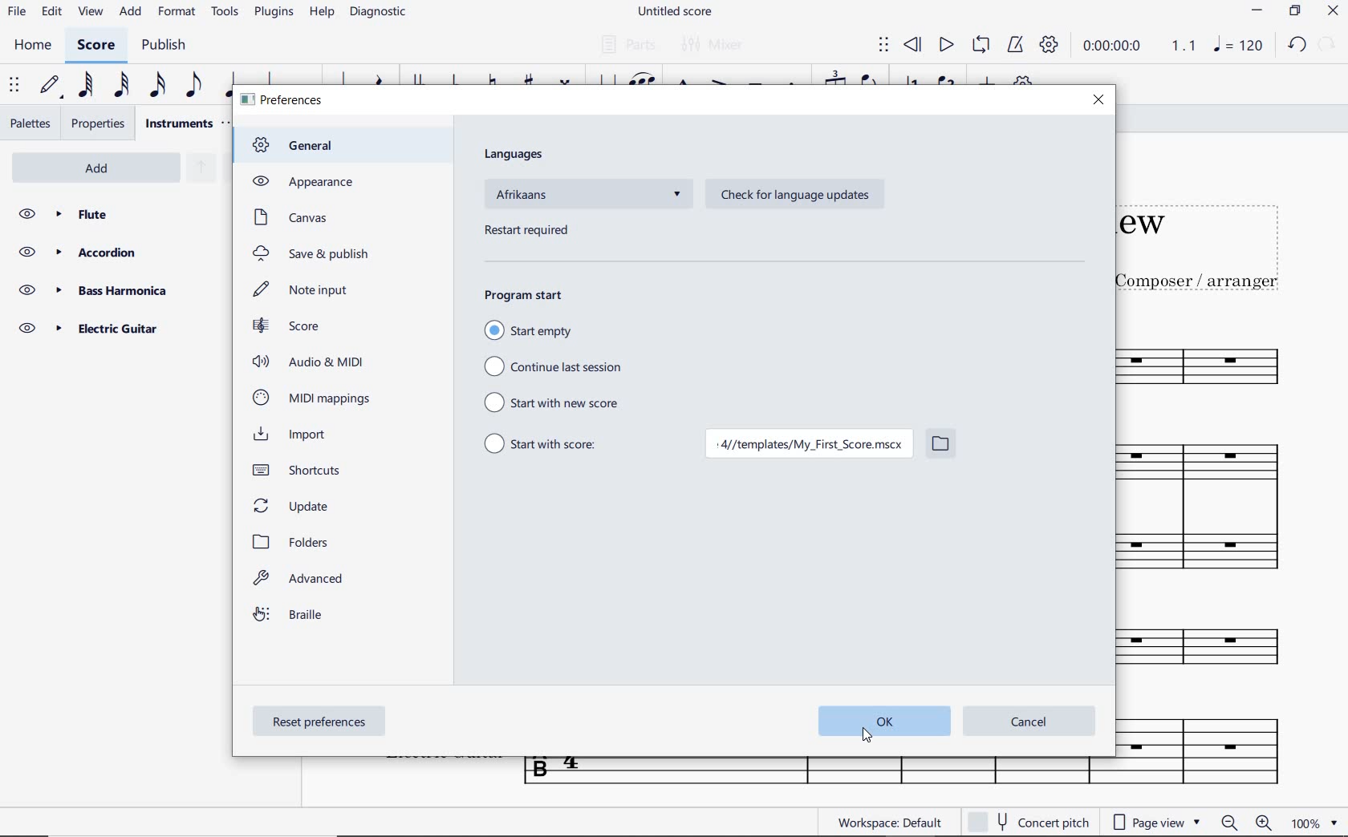  What do you see at coordinates (1098, 100) in the screenshot?
I see `close` at bounding box center [1098, 100].